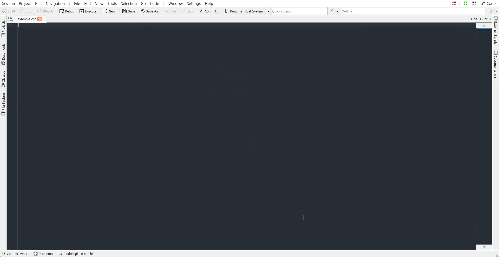  I want to click on Text Cursor, so click(18, 27).